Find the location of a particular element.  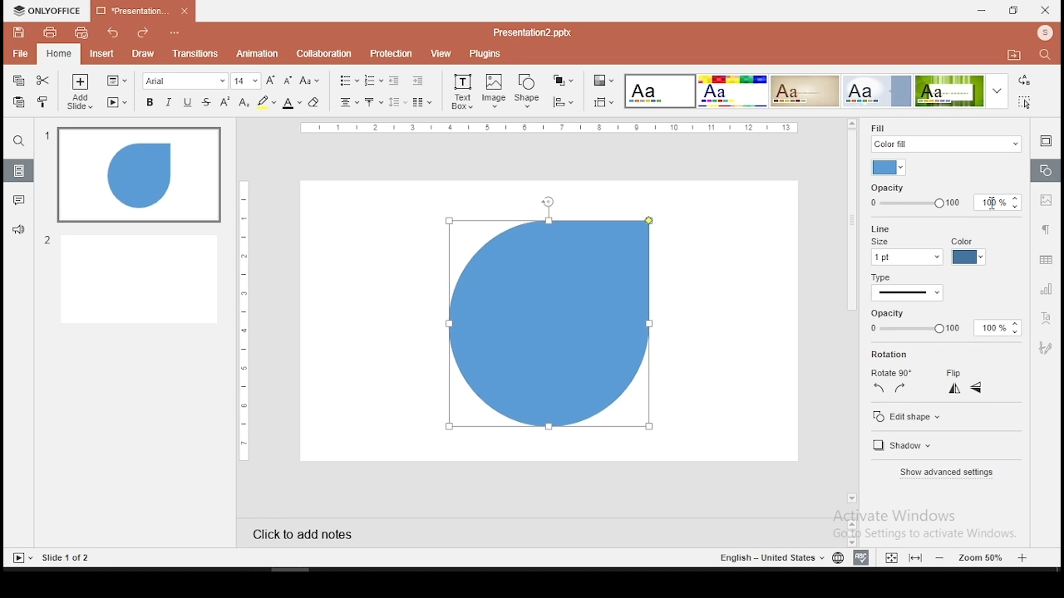

replace is located at coordinates (1024, 82).